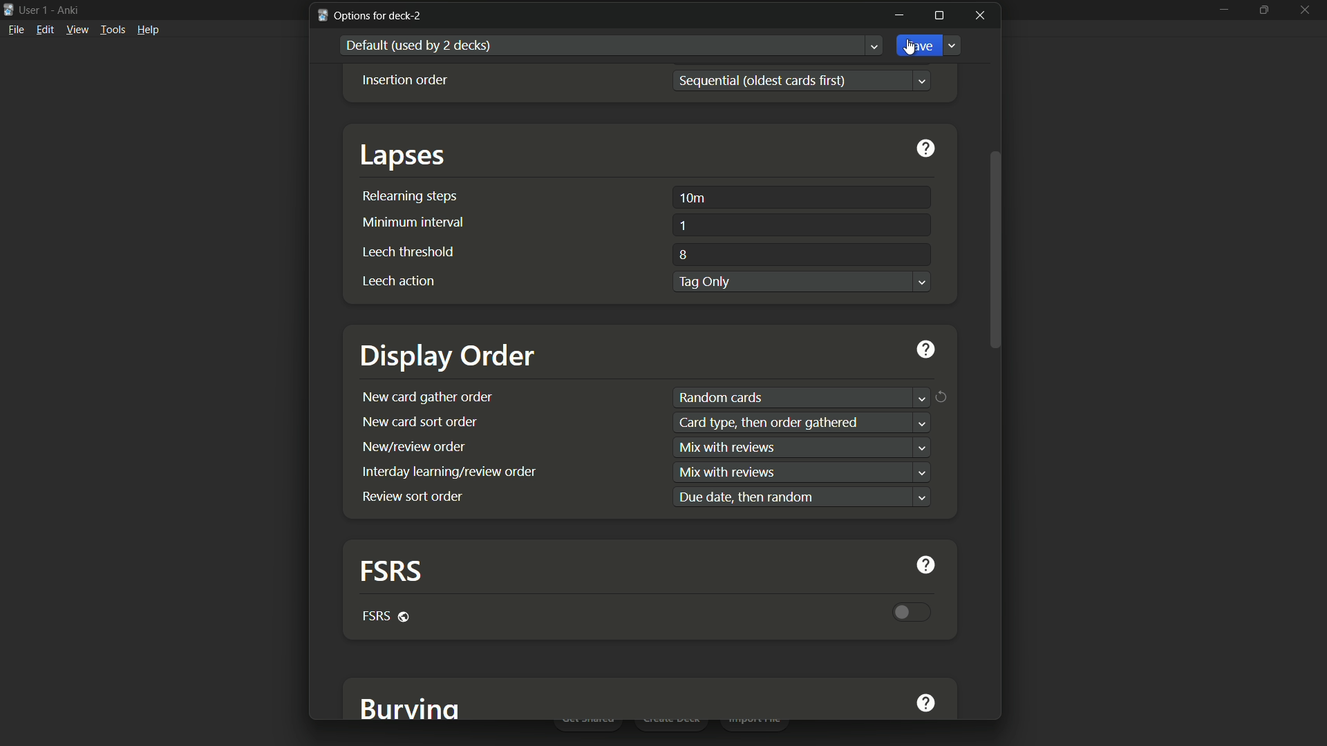  I want to click on scroll bar, so click(994, 251).